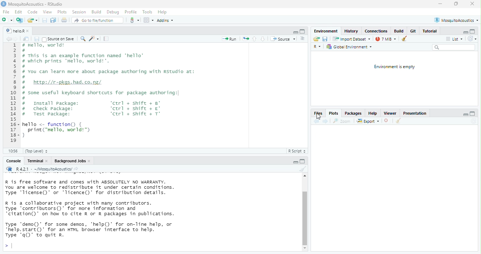 Image resolution: width=481 pixels, height=254 pixels. Describe the element at coordinates (456, 4) in the screenshot. I see `maximize` at that location.